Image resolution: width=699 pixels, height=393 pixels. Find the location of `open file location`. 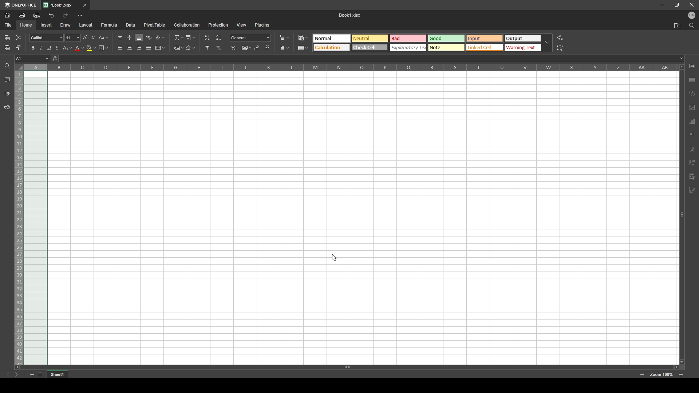

open file location is located at coordinates (678, 26).